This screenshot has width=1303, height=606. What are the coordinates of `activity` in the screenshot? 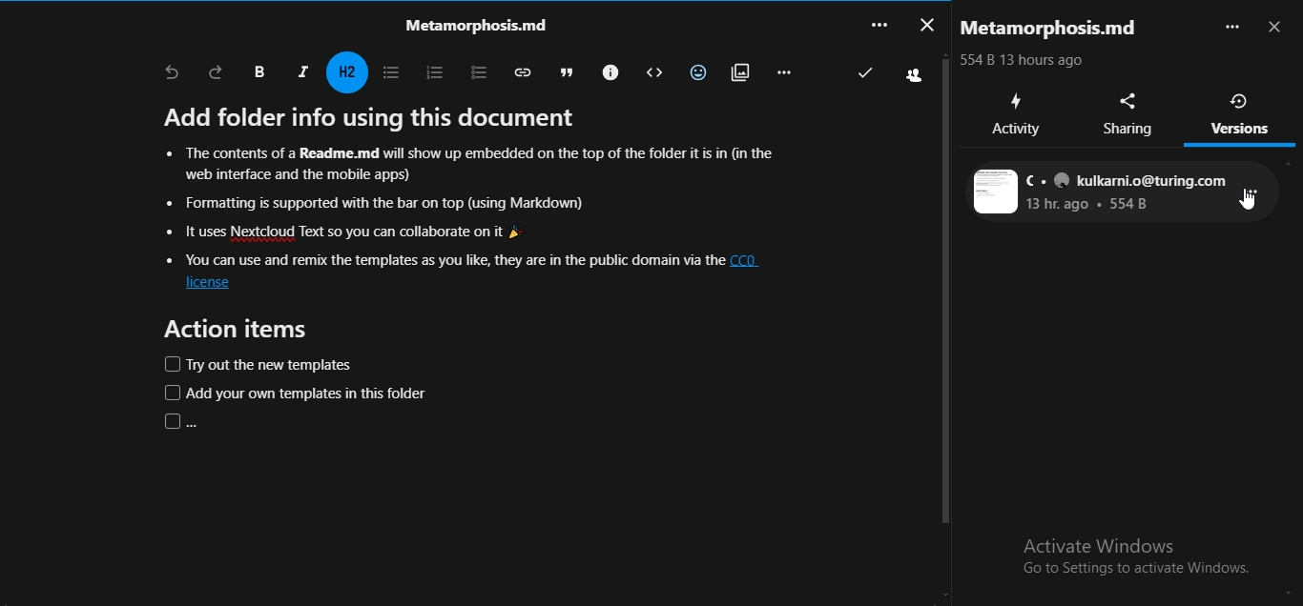 It's located at (1016, 114).